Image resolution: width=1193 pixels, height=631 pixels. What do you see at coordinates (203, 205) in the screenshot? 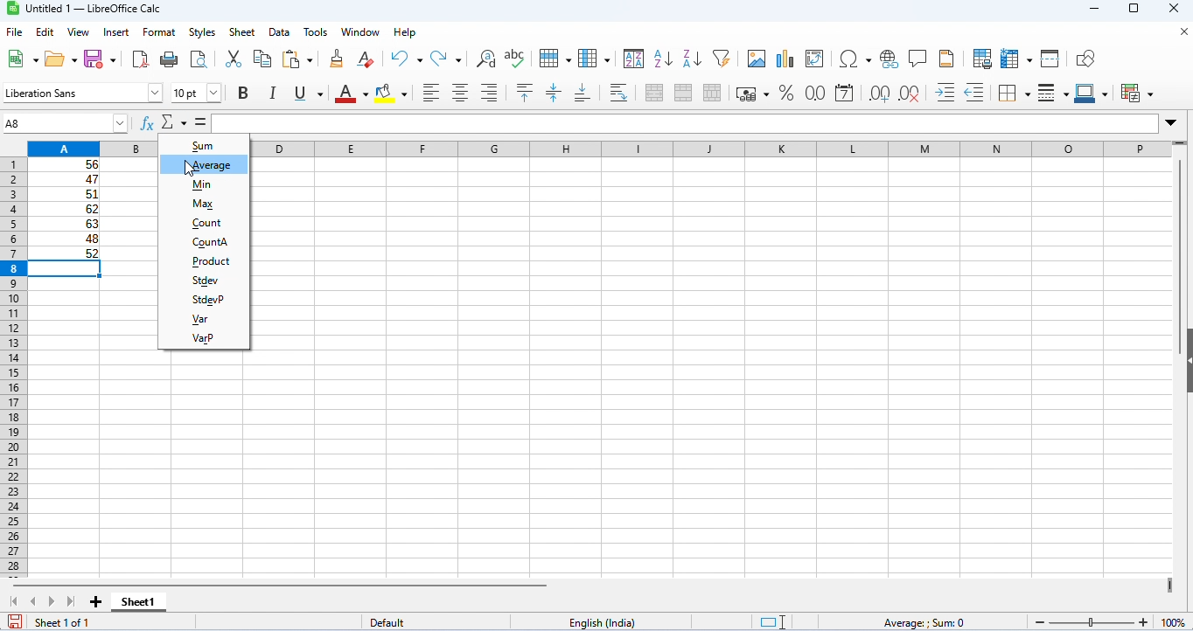
I see `max` at bounding box center [203, 205].